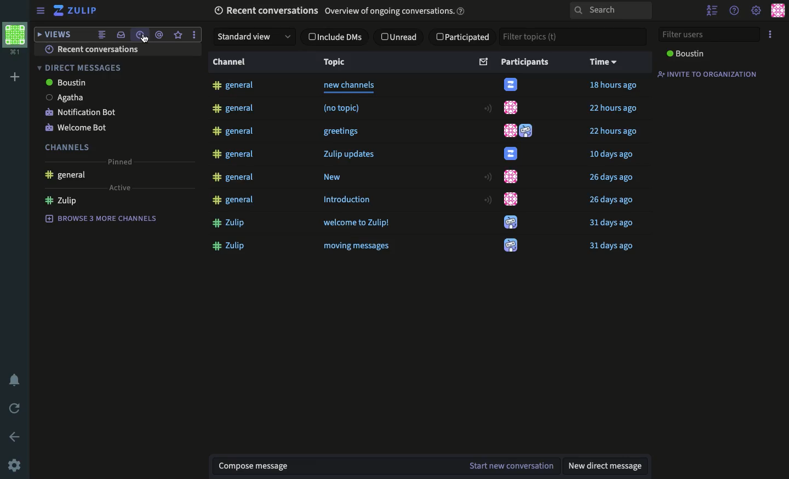  What do you see at coordinates (356, 155) in the screenshot?
I see `zulip updates` at bounding box center [356, 155].